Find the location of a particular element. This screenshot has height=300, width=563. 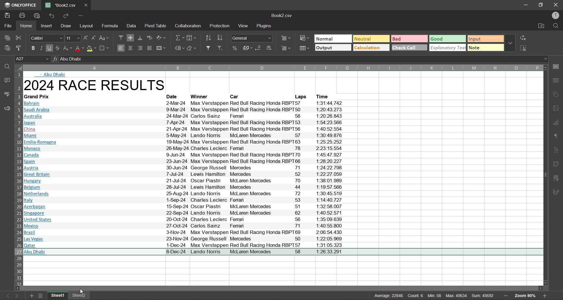

table is located at coordinates (557, 81).